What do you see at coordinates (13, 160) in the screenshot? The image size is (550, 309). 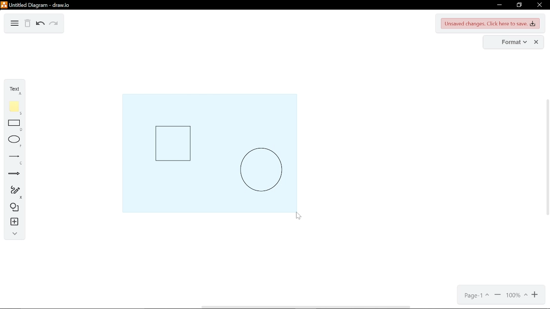 I see `line` at bounding box center [13, 160].